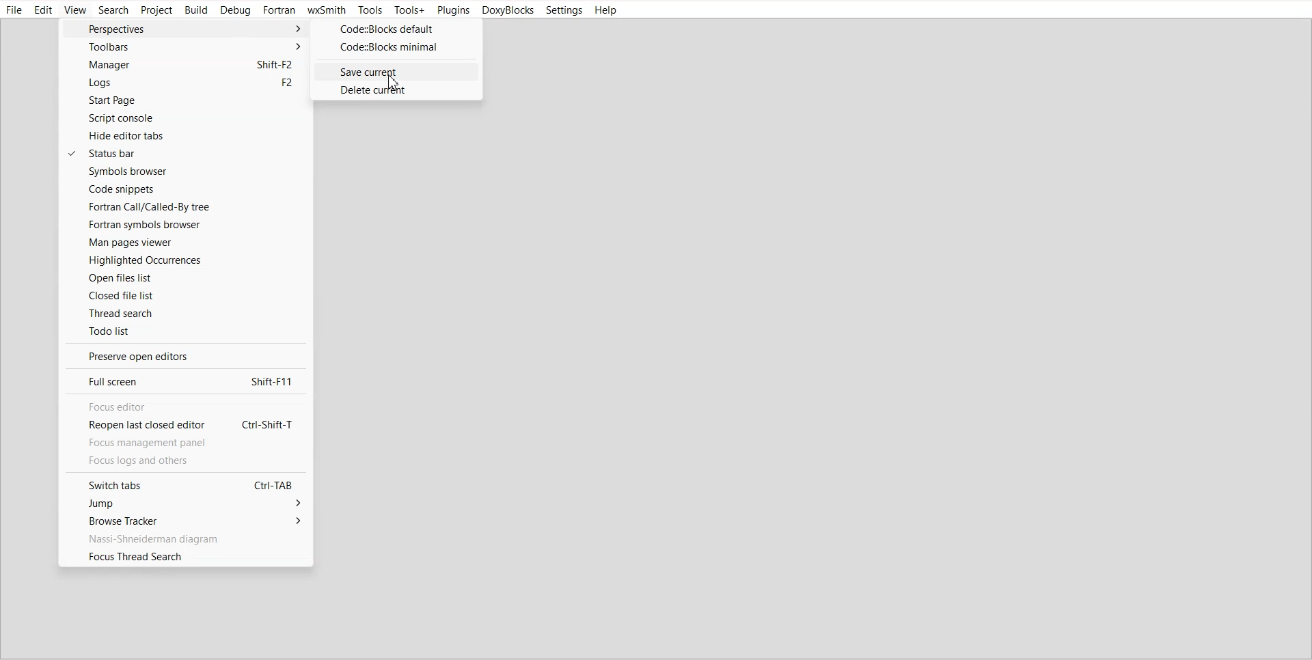 This screenshot has width=1312, height=660. What do you see at coordinates (607, 10) in the screenshot?
I see `Help` at bounding box center [607, 10].